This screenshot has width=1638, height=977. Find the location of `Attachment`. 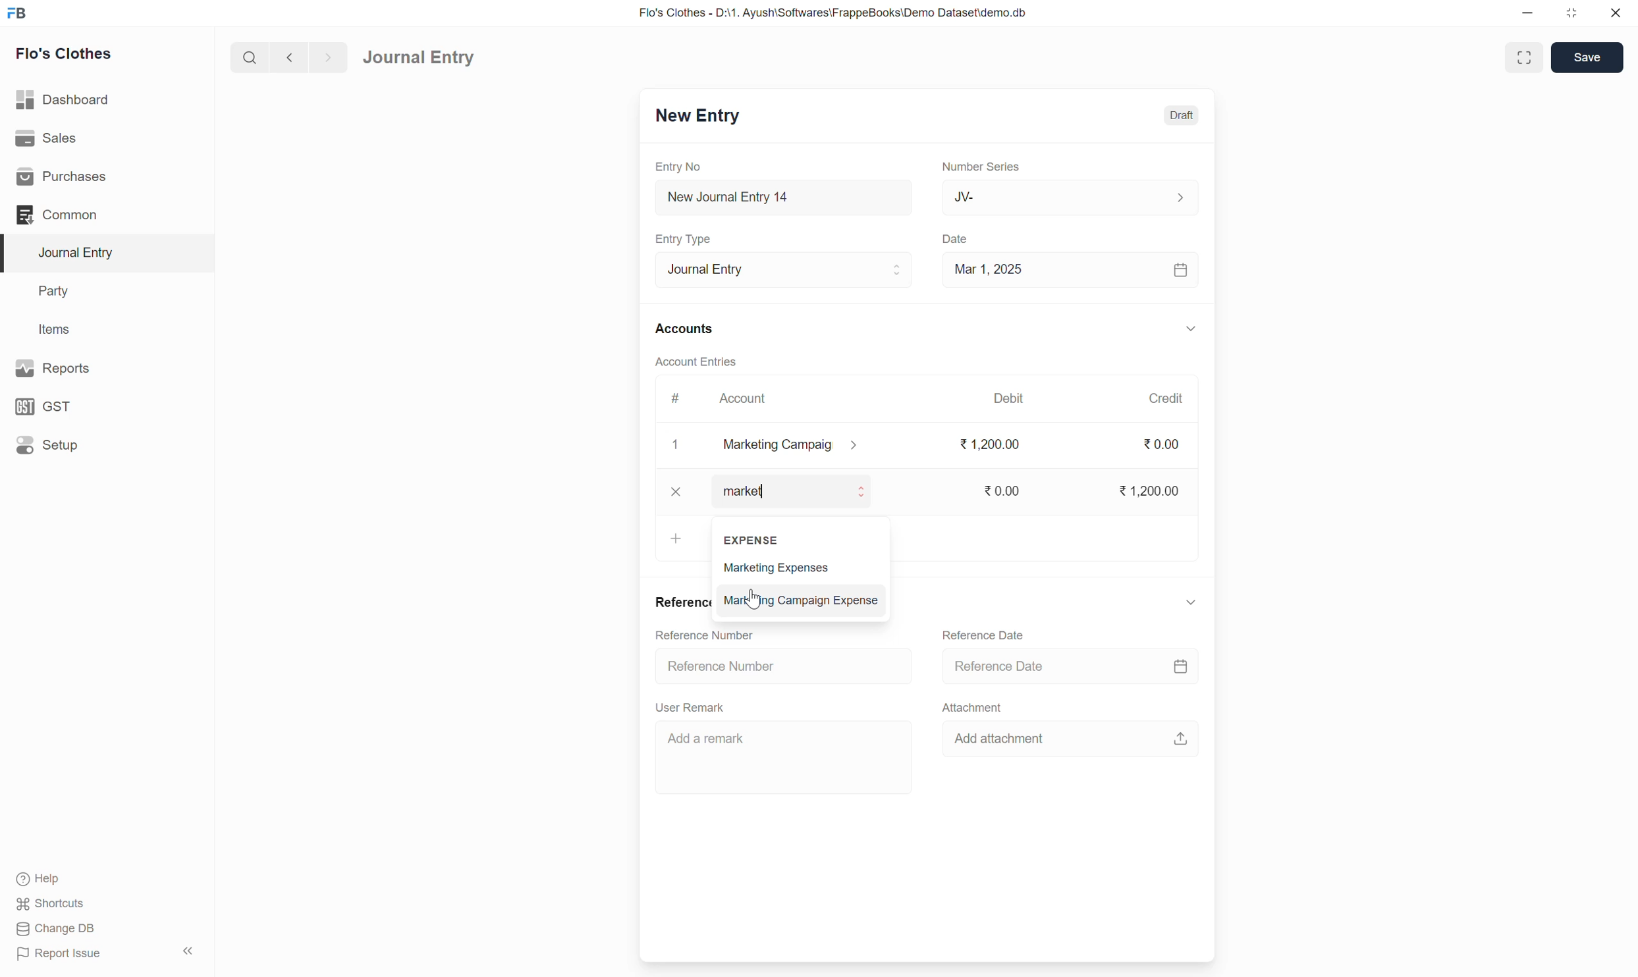

Attachment is located at coordinates (972, 708).